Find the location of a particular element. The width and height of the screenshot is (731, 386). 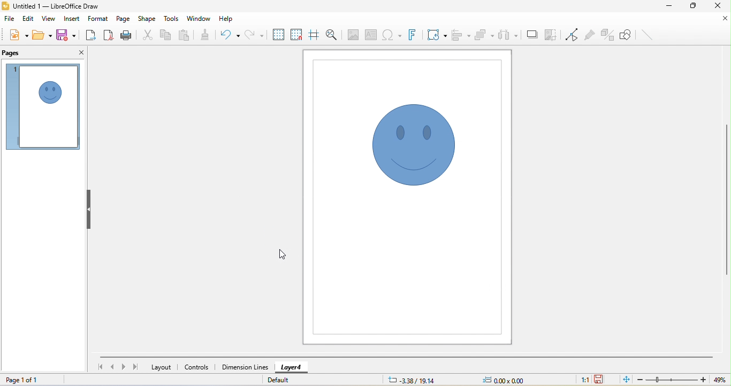

horizontal scroll bar is located at coordinates (407, 357).